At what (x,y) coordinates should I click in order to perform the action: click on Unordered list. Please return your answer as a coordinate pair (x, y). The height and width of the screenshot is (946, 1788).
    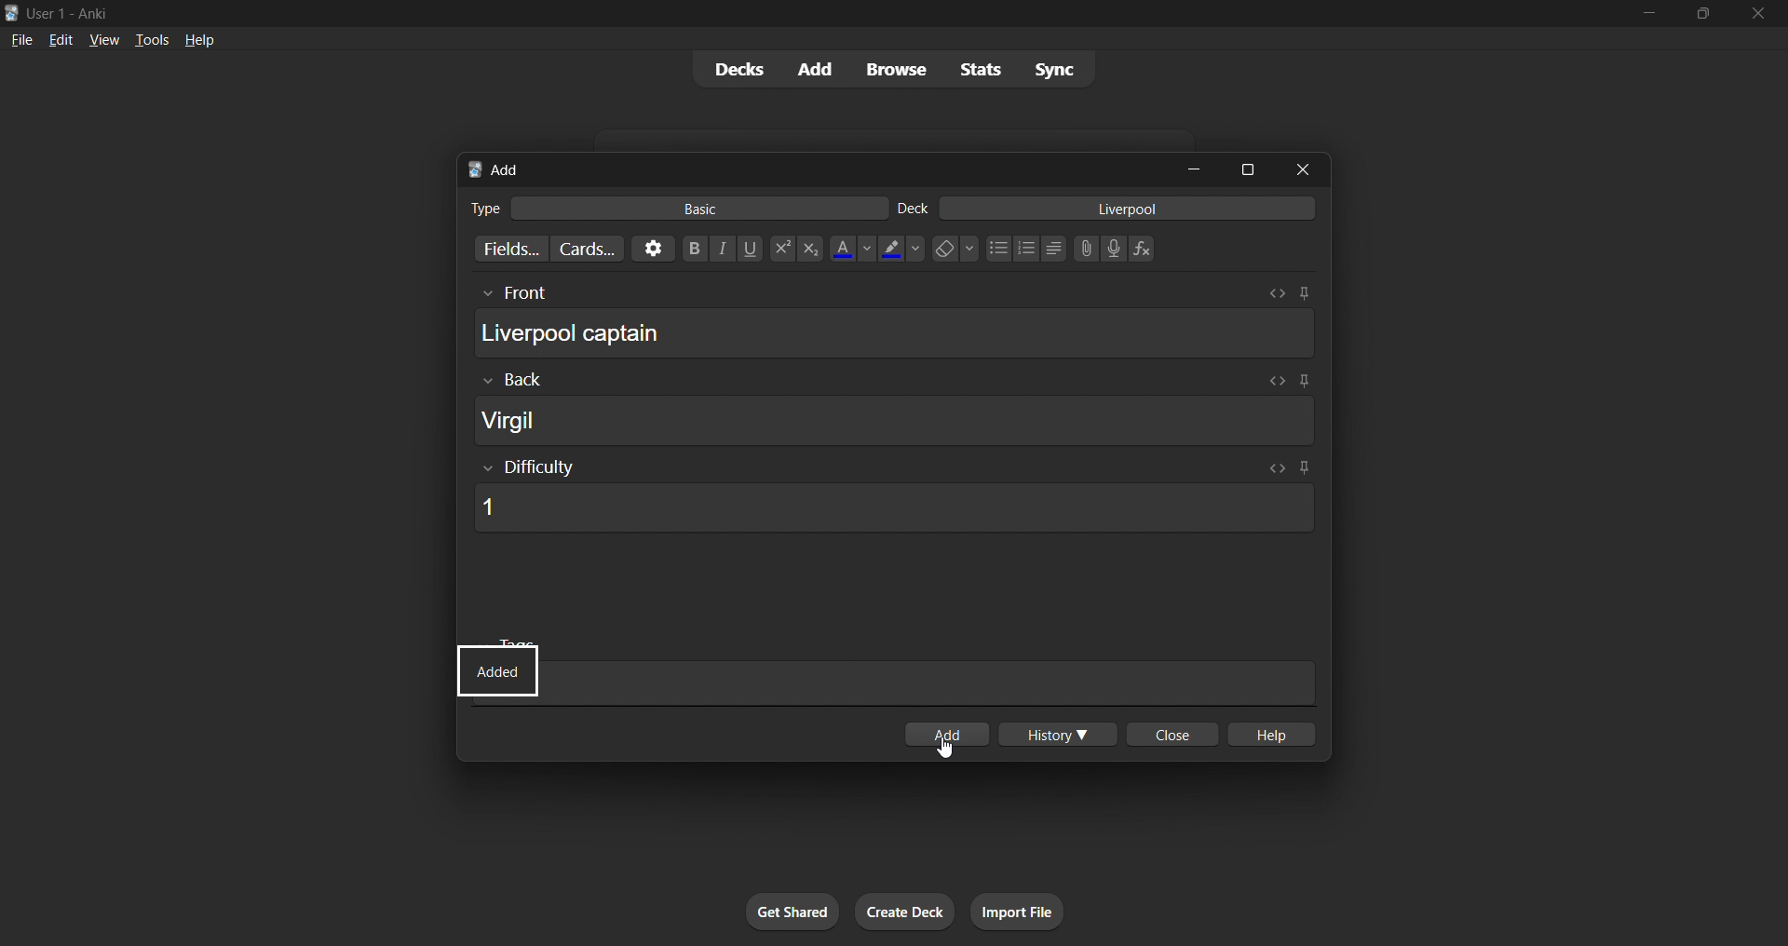
    Looking at the image, I should click on (999, 248).